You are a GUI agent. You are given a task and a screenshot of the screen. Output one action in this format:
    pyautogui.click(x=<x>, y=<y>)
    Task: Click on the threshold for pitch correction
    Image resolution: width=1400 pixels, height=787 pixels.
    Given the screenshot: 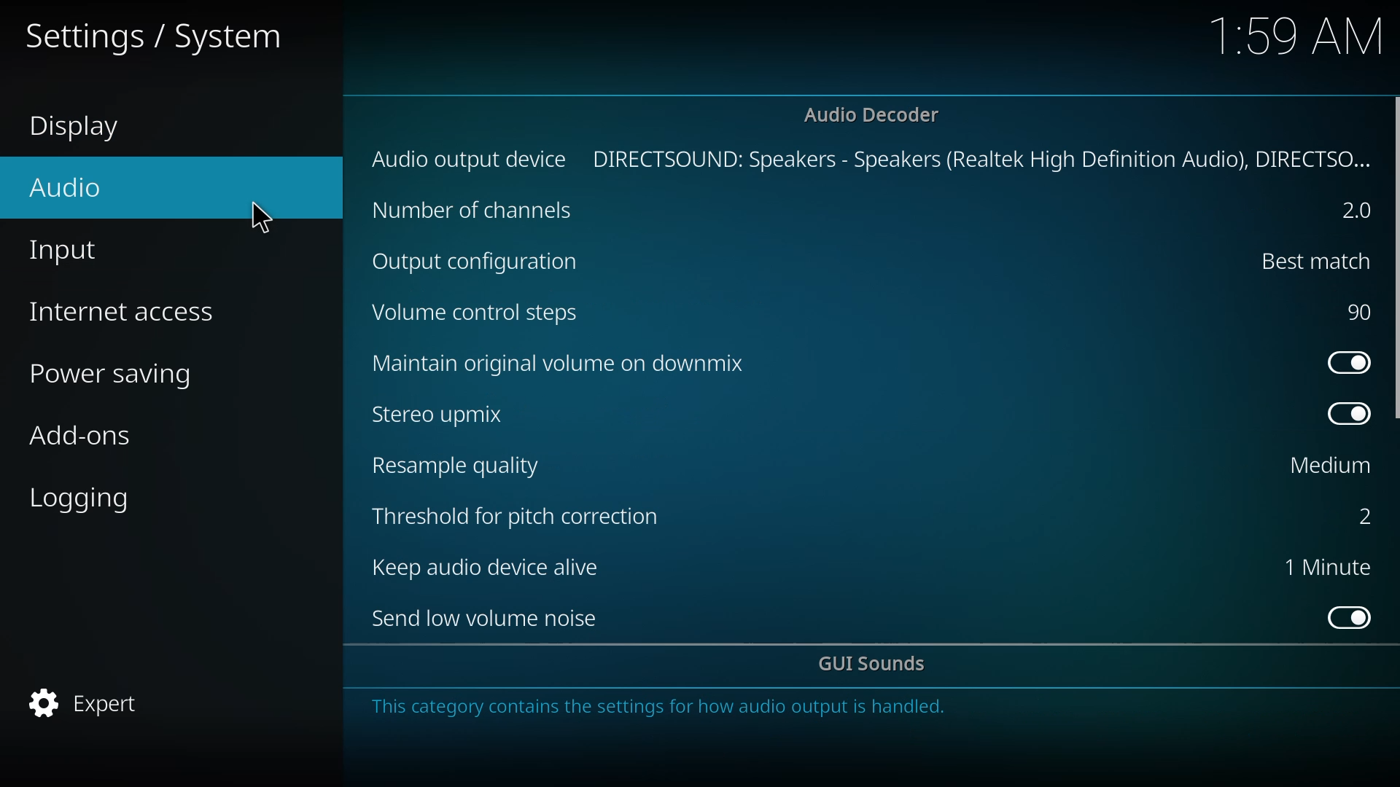 What is the action you would take?
    pyautogui.click(x=517, y=519)
    